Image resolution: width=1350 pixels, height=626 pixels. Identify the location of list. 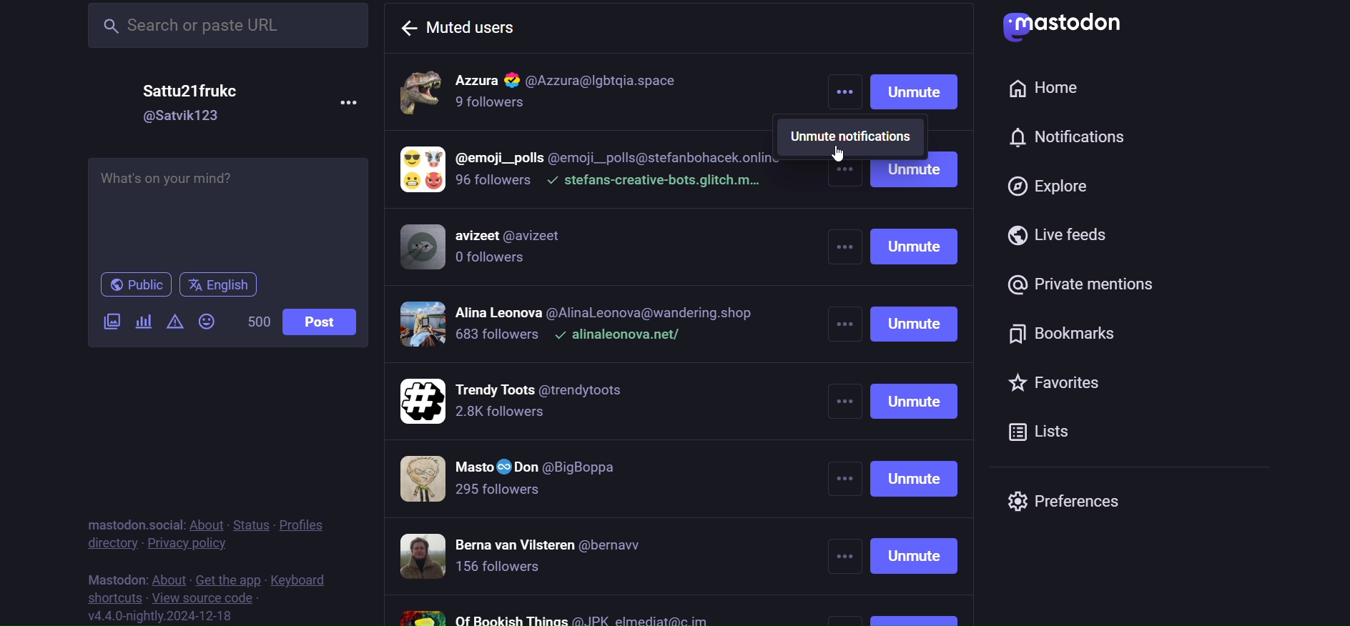
(1054, 431).